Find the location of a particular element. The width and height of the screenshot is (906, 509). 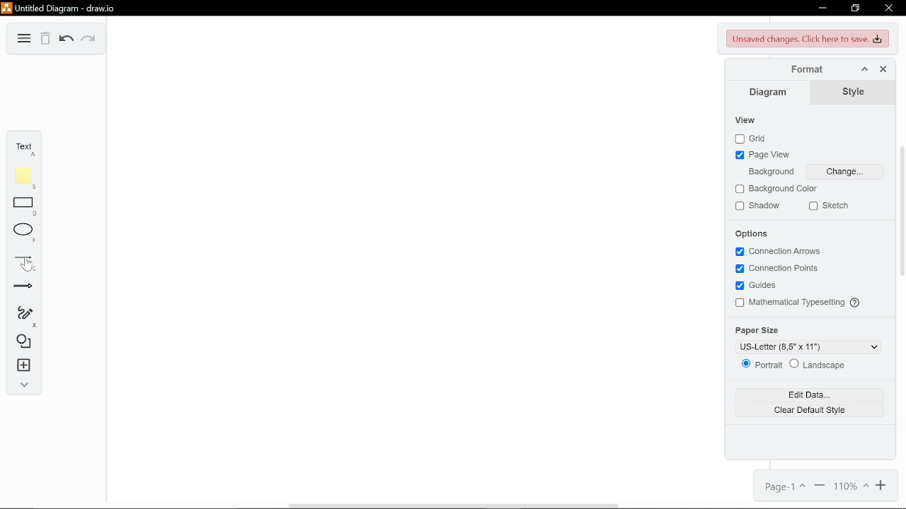

Close is located at coordinates (889, 9).